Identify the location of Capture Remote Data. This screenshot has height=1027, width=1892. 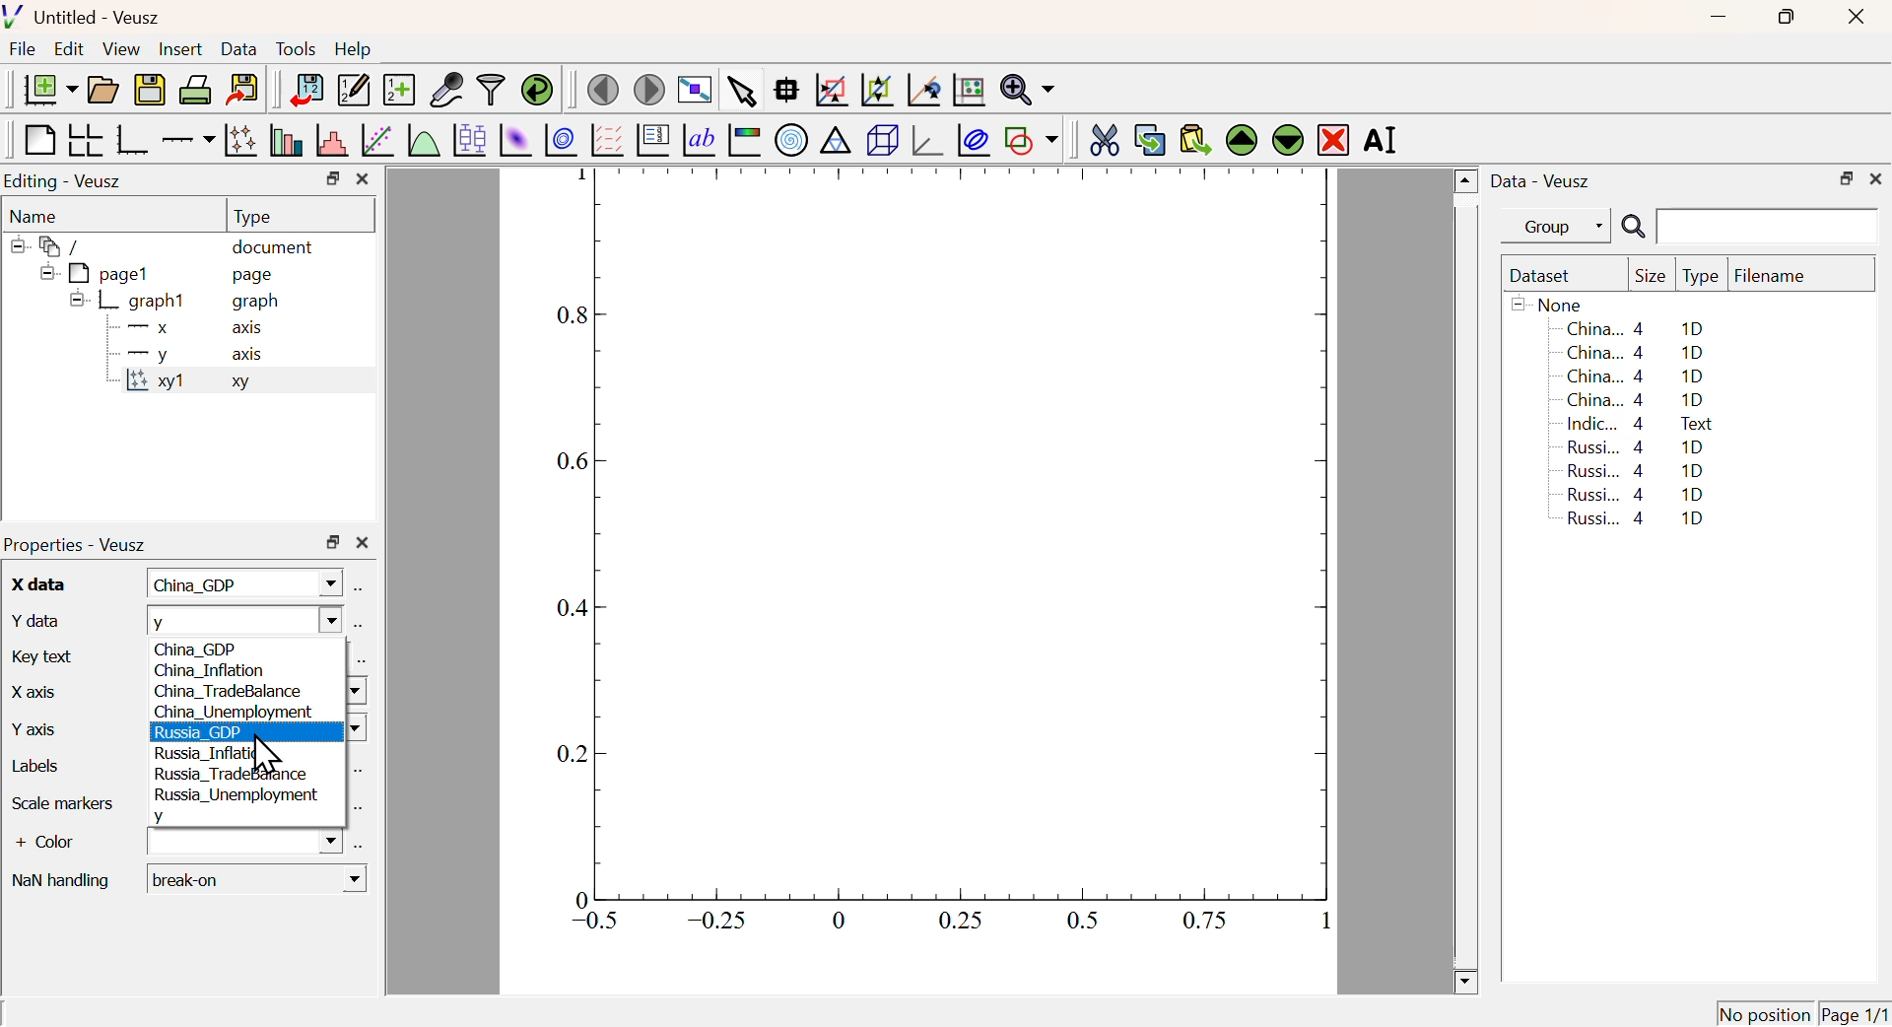
(447, 88).